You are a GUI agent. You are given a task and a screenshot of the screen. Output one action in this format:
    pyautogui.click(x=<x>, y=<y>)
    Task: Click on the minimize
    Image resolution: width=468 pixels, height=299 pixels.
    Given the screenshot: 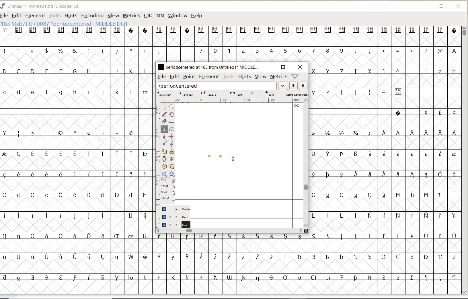 What is the action you would take?
    pyautogui.click(x=266, y=67)
    